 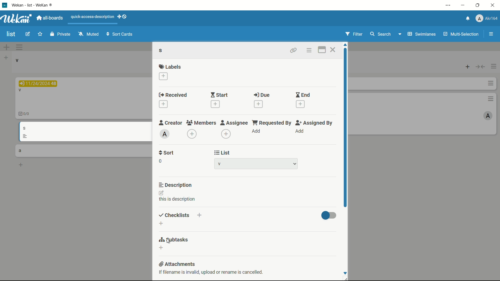 I want to click on edit description, so click(x=162, y=193).